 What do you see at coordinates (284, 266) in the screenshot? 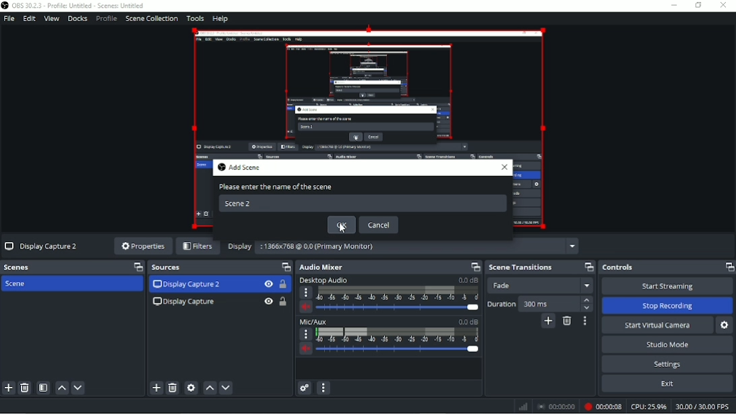
I see `Maximize` at bounding box center [284, 266].